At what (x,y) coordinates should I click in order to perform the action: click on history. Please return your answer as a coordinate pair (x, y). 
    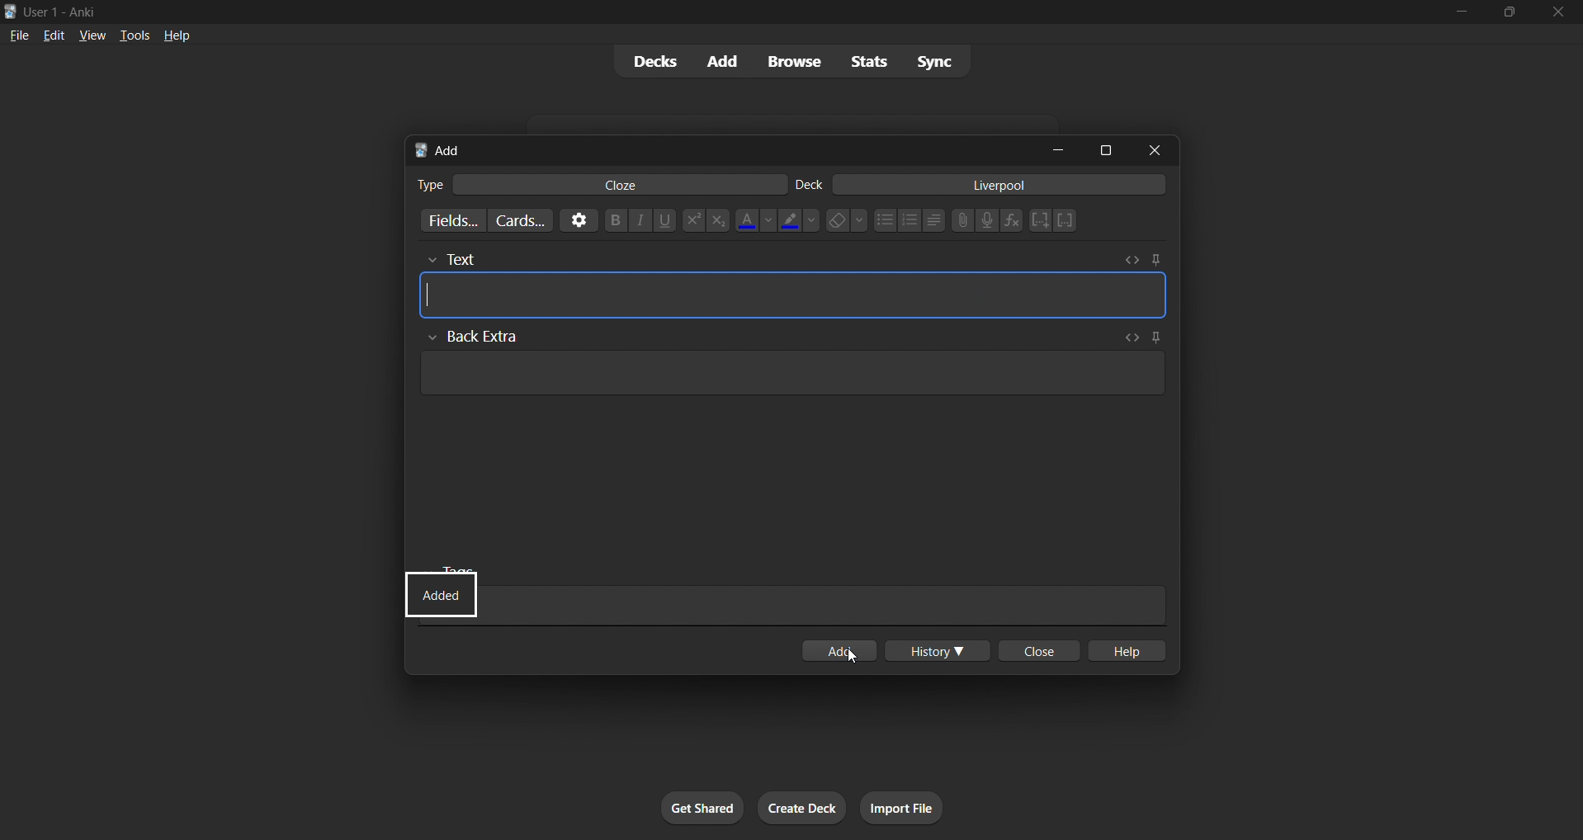
    Looking at the image, I should click on (940, 650).